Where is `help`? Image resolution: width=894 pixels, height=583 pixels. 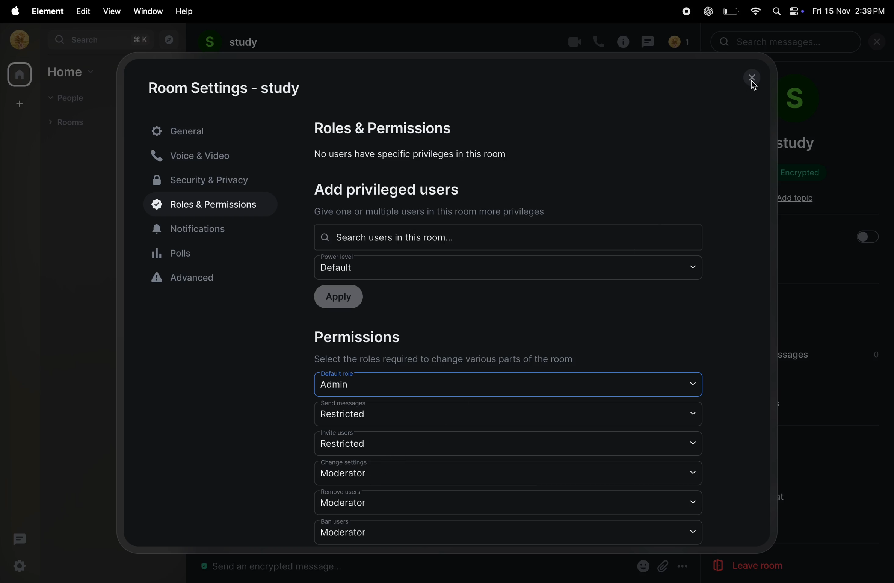
help is located at coordinates (185, 11).